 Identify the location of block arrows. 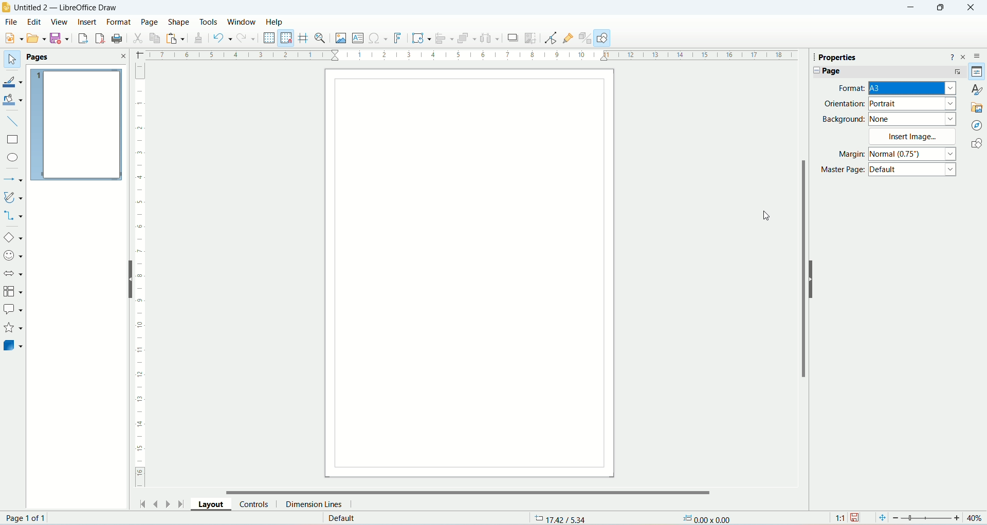
(13, 275).